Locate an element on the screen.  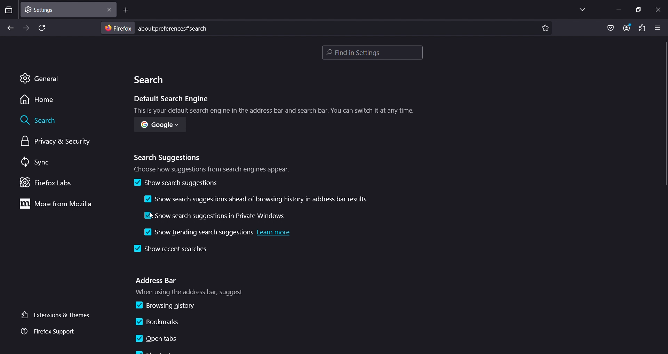
show search suggestions in private windows is located at coordinates (217, 215).